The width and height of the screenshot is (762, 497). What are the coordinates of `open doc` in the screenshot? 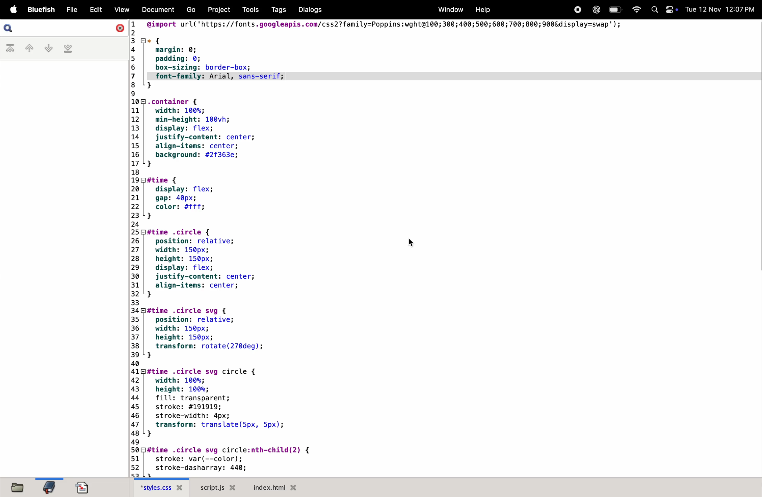 It's located at (83, 486).